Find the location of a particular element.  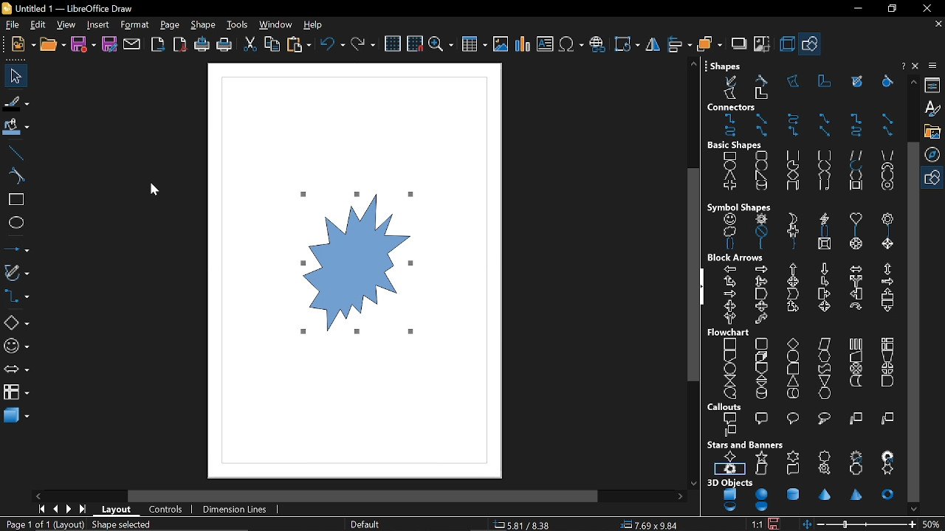

Close is located at coordinates (901, 66).